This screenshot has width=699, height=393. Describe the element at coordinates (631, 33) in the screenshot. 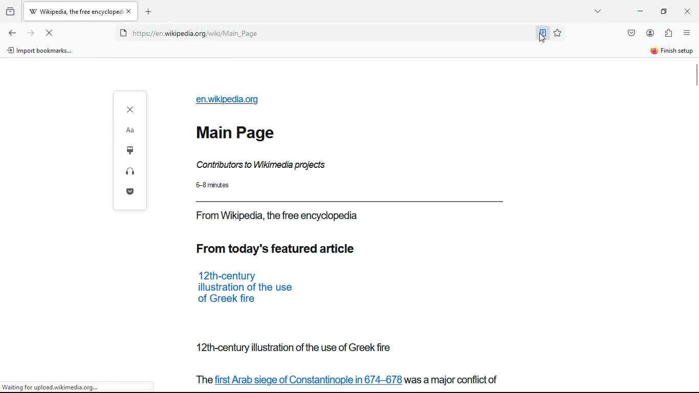

I see `save` at that location.